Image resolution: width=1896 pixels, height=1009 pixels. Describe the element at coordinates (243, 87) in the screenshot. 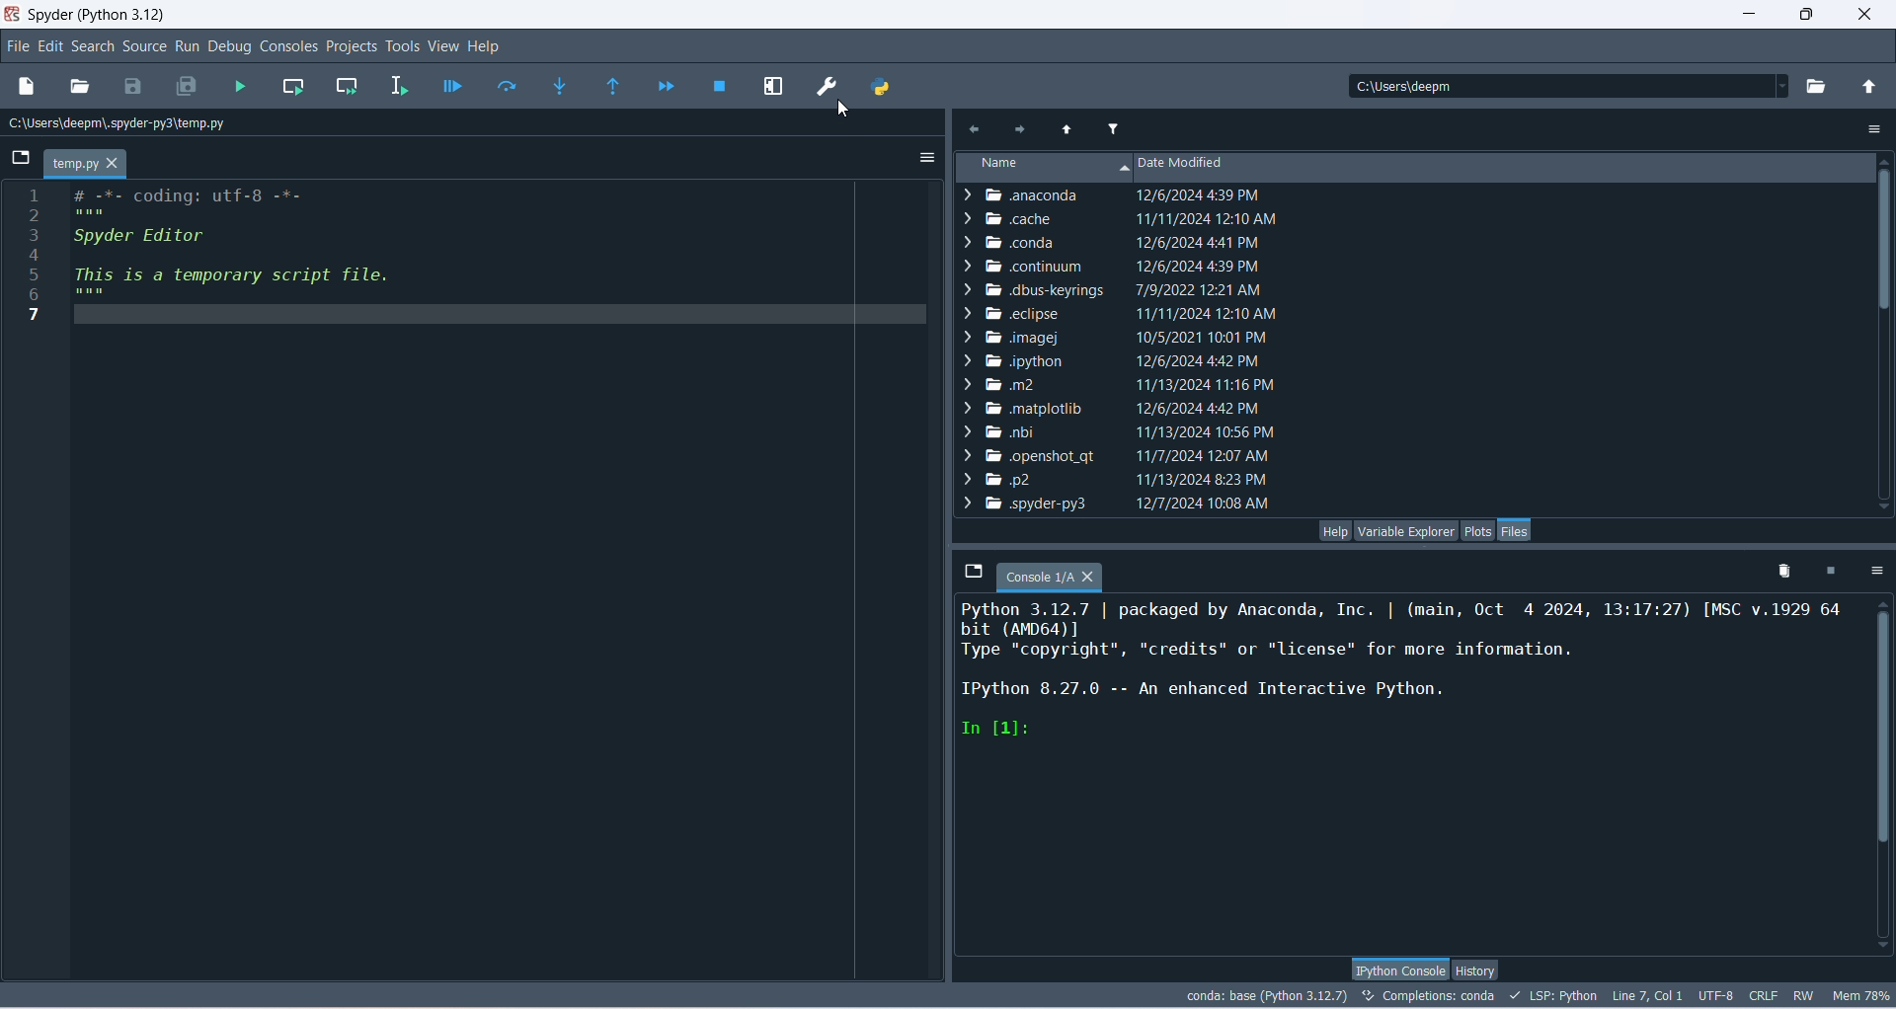

I see `run file` at that location.